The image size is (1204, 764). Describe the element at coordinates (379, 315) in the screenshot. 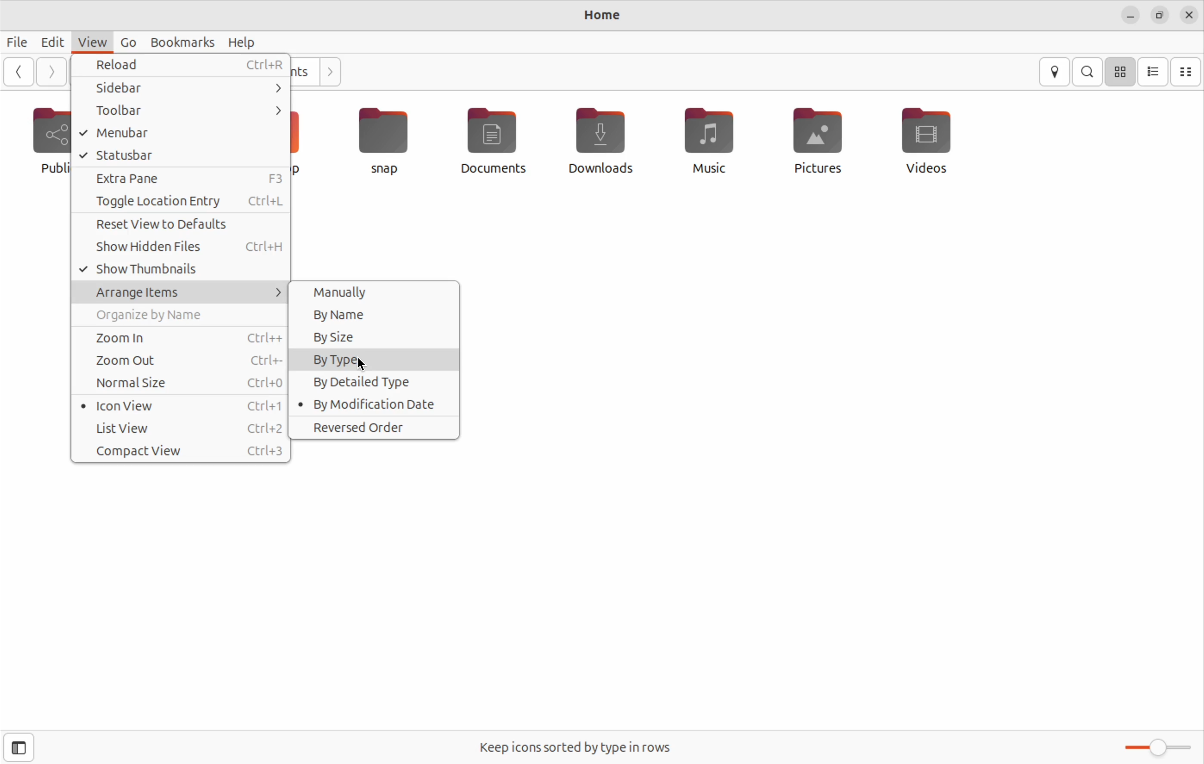

I see `by name` at that location.